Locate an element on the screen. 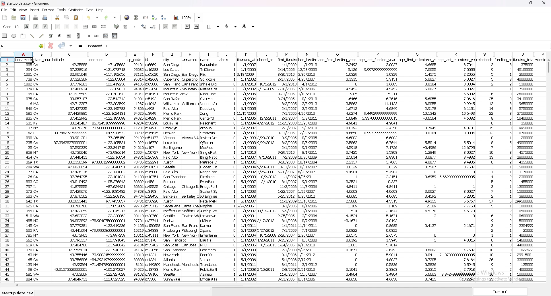 Image resolution: width=551 pixels, height=296 pixels. combo box is located at coordinates (115, 36).